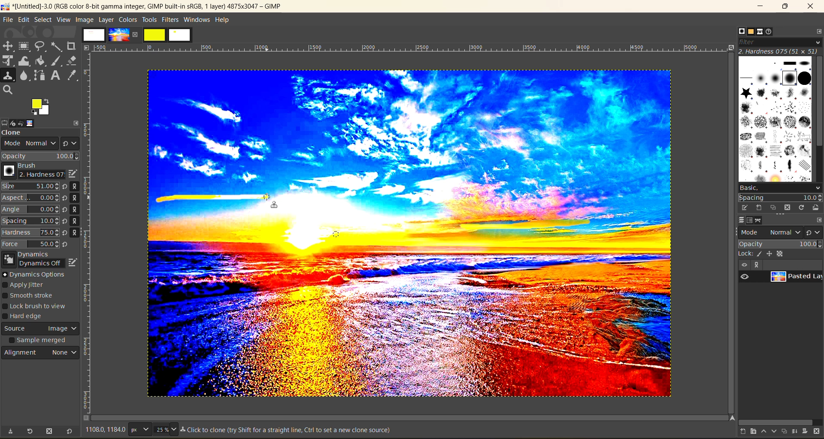  Describe the element at coordinates (104, 431) in the screenshot. I see `740.0, 1580.0` at that location.